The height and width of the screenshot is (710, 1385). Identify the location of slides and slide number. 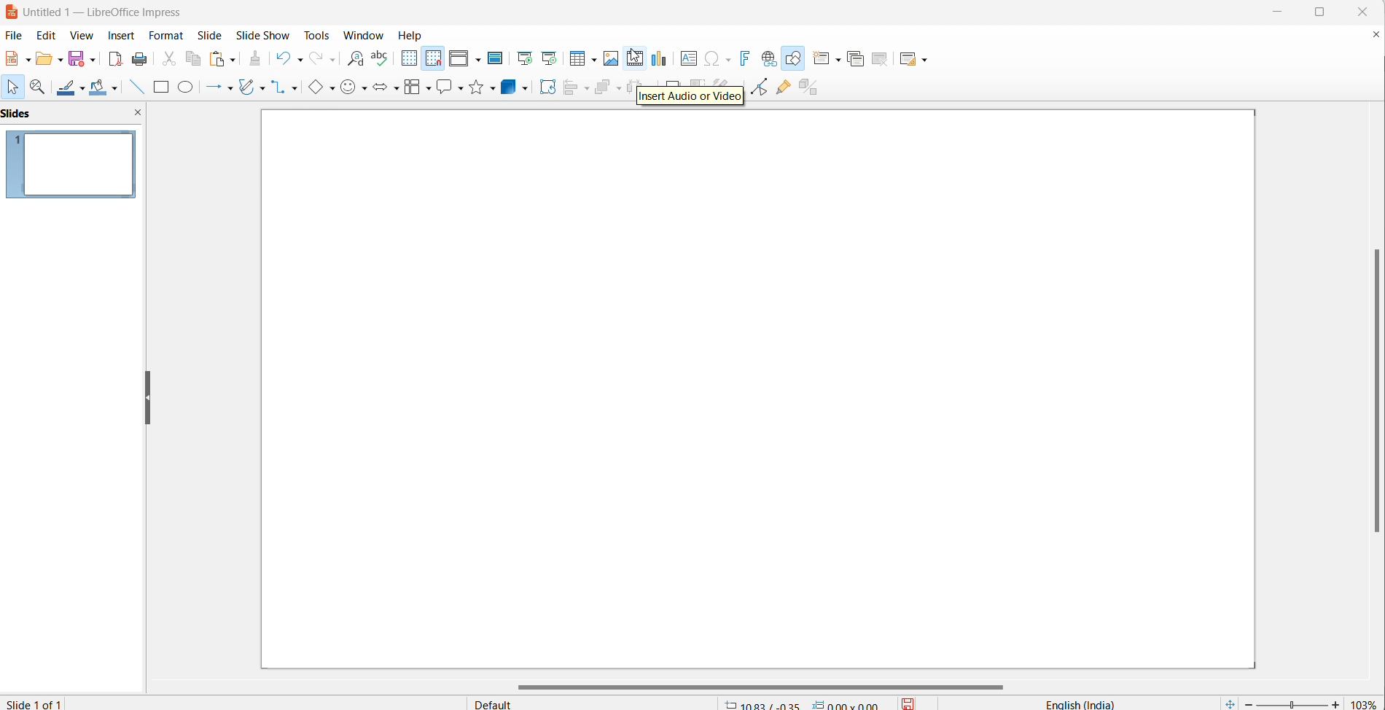
(71, 168).